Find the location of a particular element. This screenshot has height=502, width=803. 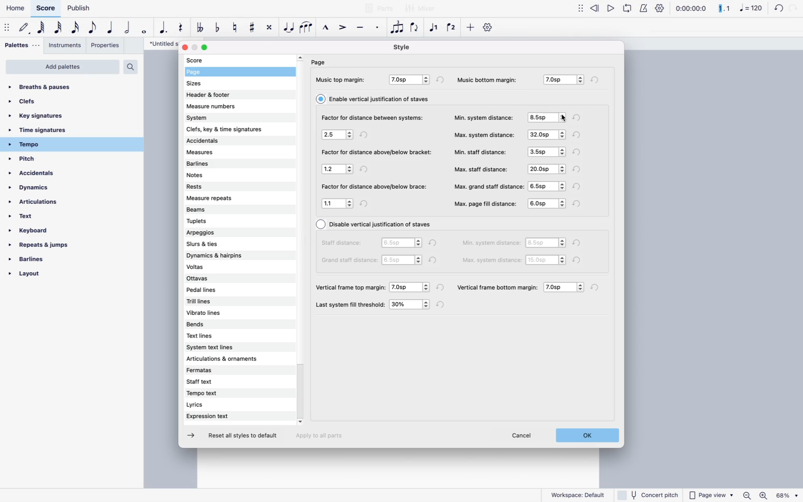

page is located at coordinates (320, 62).